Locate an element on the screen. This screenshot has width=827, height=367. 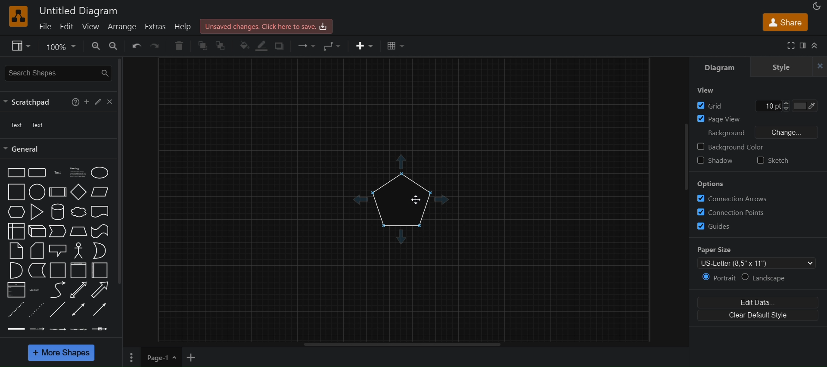
More settings is located at coordinates (131, 358).